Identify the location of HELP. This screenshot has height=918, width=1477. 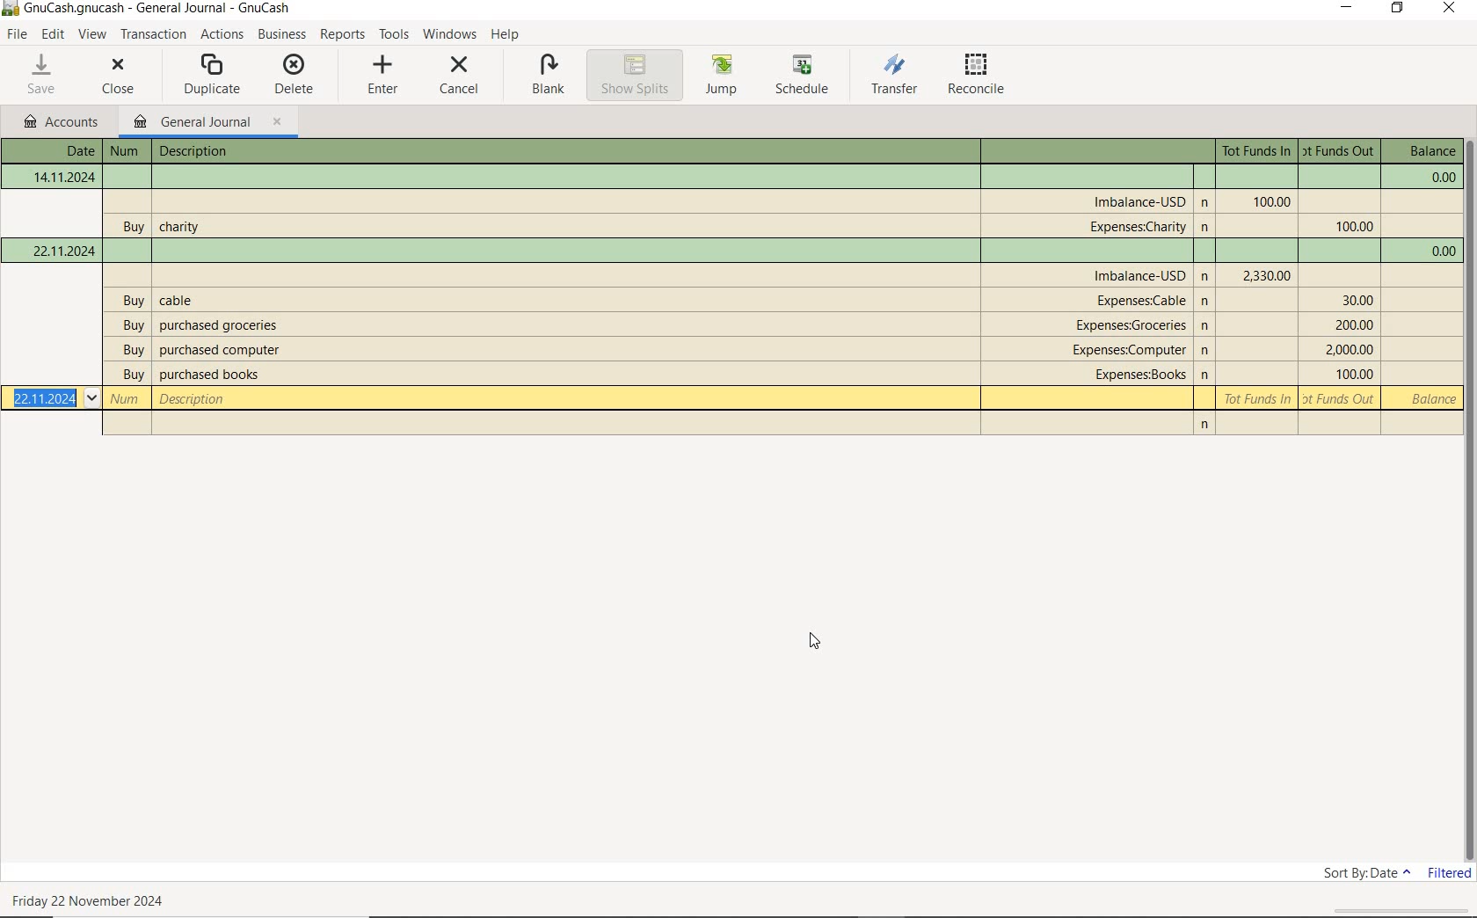
(509, 34).